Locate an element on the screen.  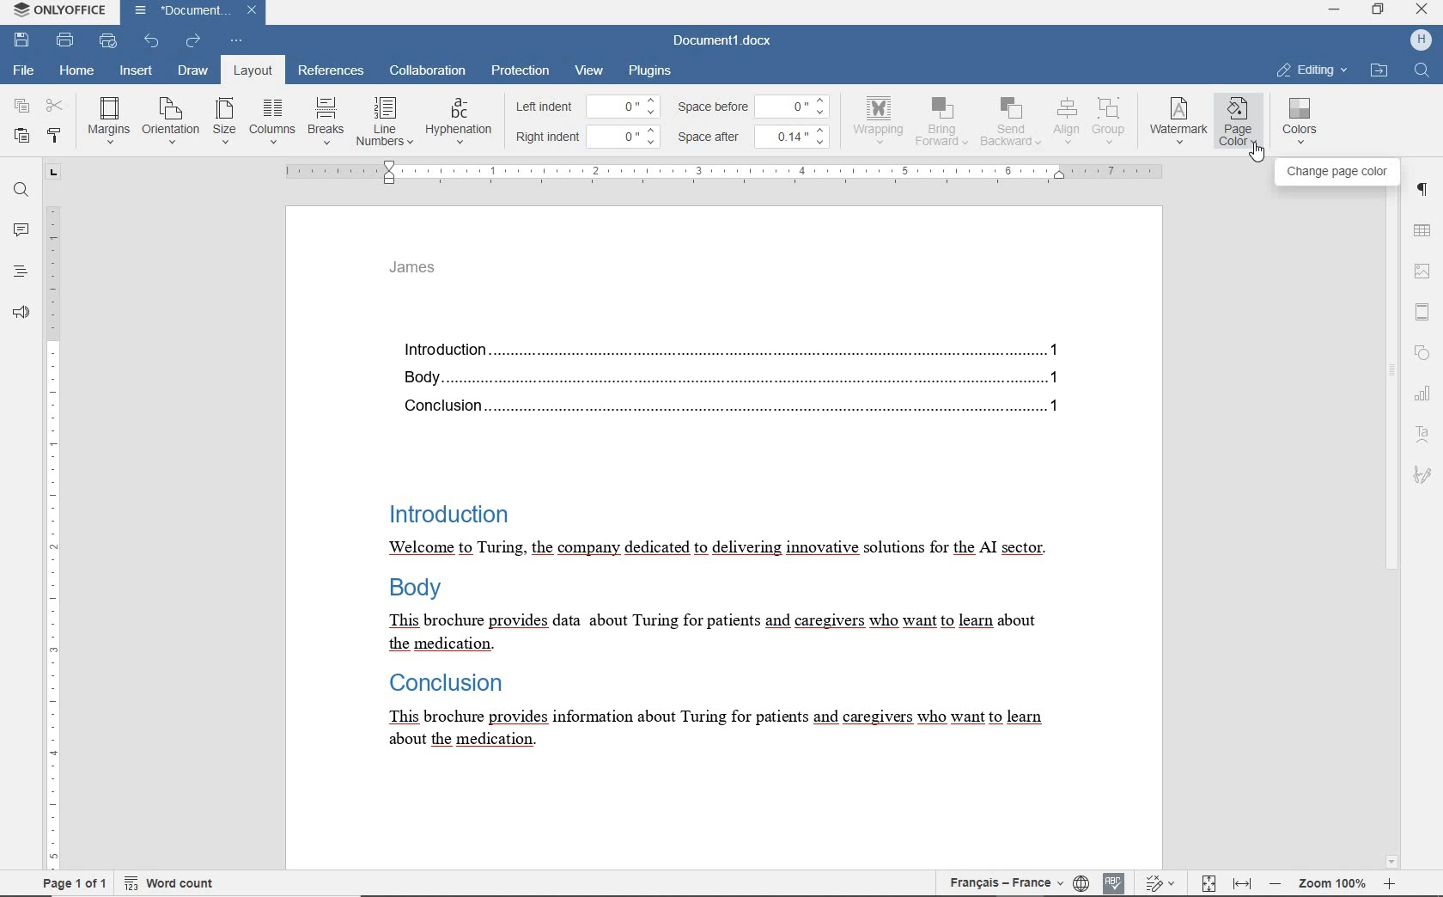
headings is located at coordinates (18, 272).